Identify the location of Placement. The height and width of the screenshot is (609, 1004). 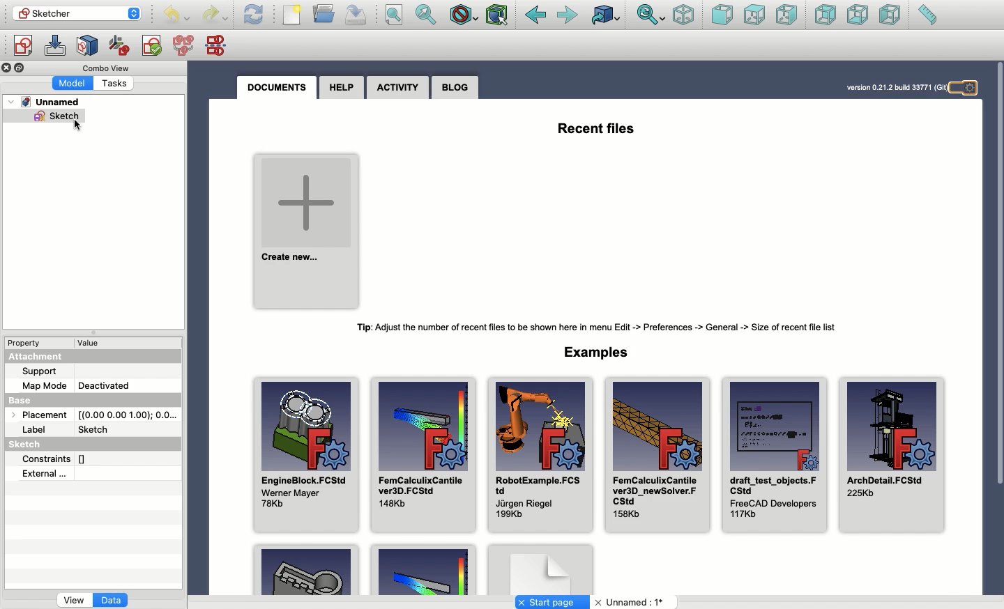
(36, 414).